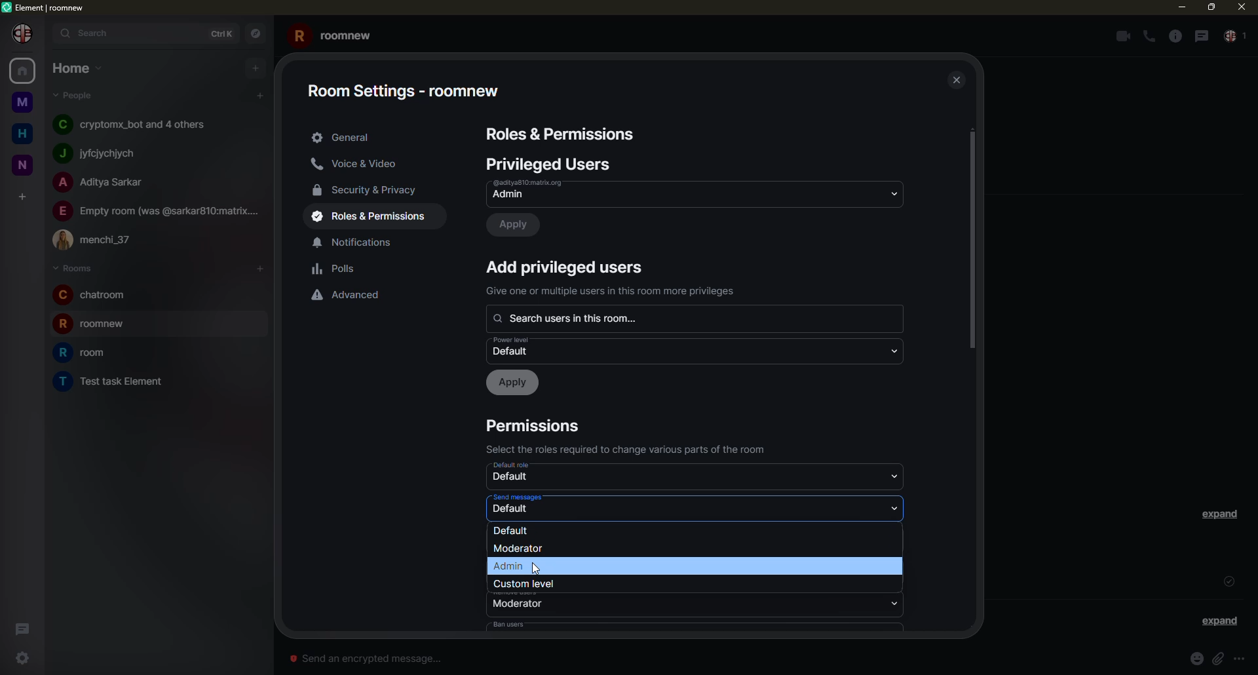 This screenshot has height=675, width=1258. What do you see at coordinates (897, 602) in the screenshot?
I see `drop` at bounding box center [897, 602].